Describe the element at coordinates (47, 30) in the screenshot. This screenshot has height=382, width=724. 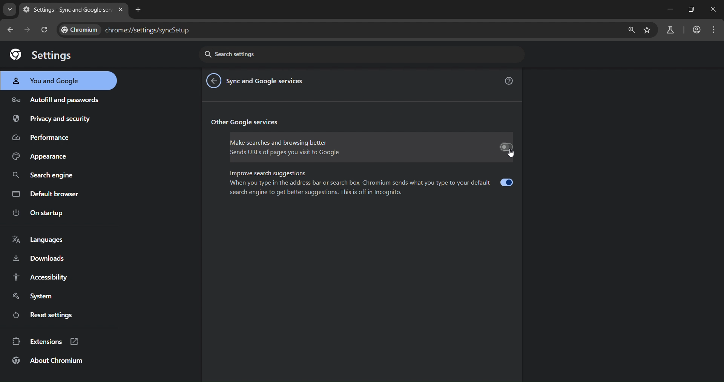
I see `reload page` at that location.